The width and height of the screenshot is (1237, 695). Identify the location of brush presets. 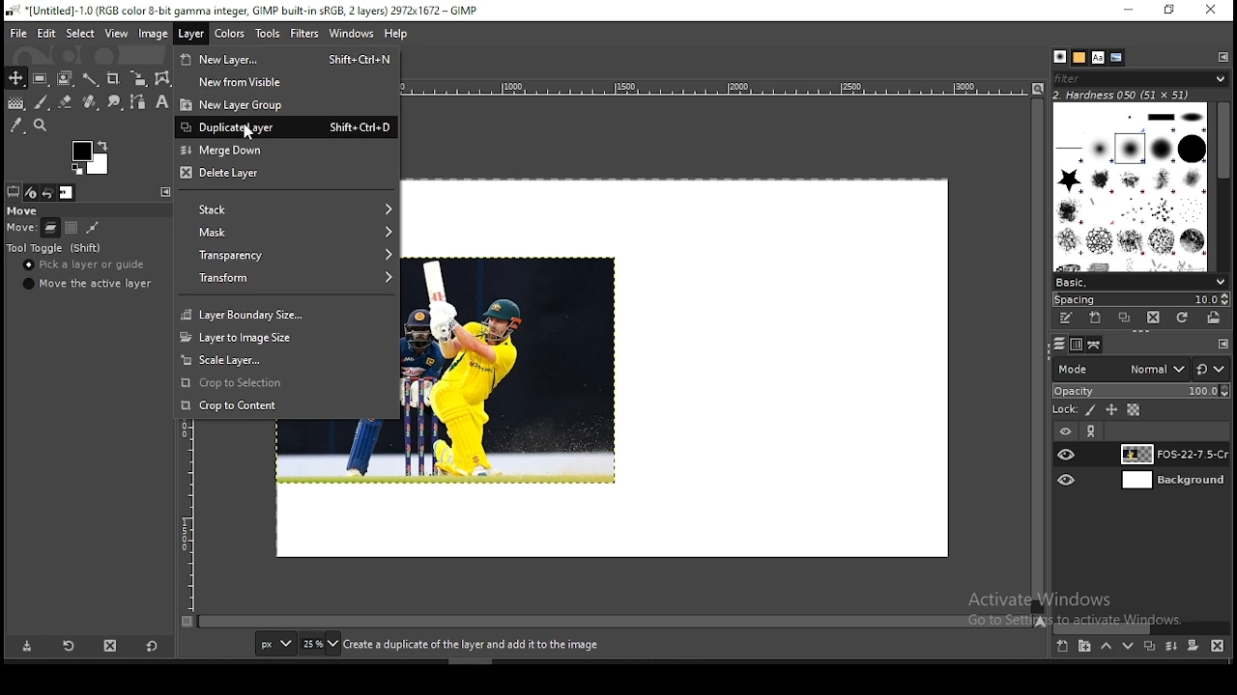
(1140, 281).